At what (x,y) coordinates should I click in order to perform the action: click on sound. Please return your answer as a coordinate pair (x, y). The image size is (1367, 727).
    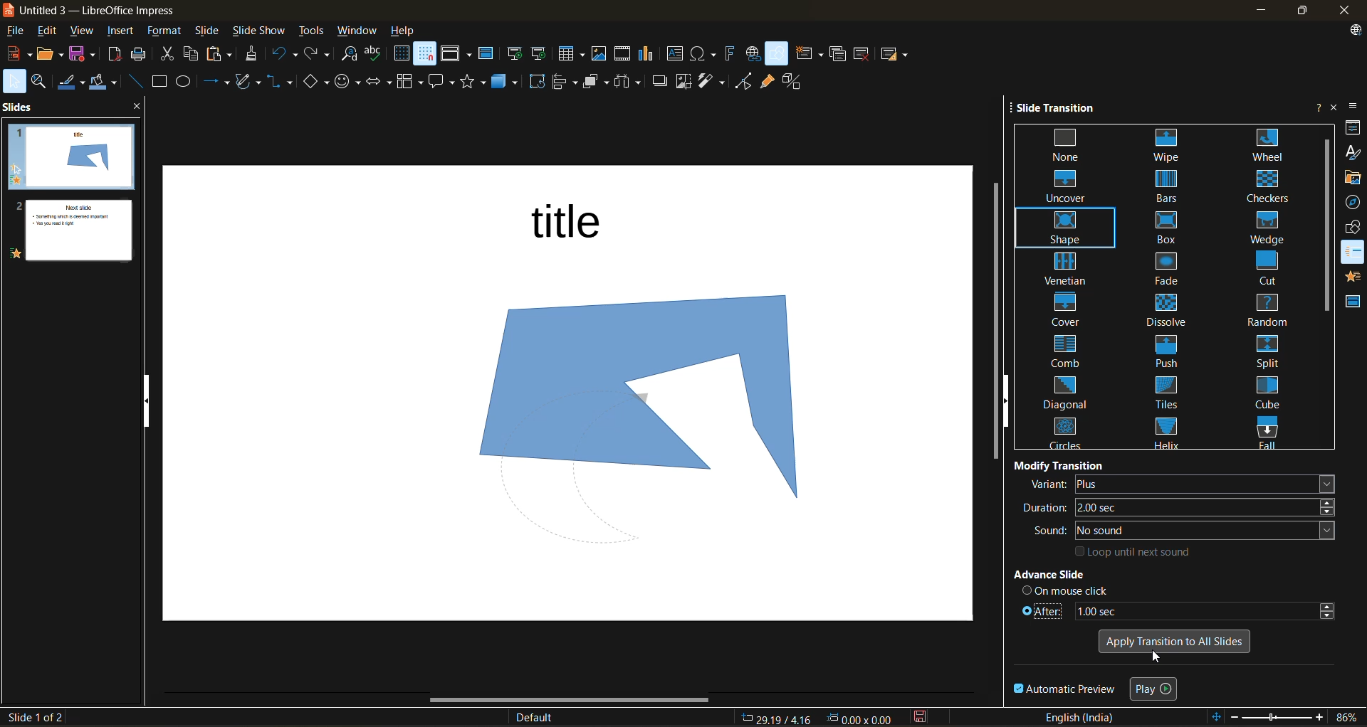
    Looking at the image, I should click on (1187, 531).